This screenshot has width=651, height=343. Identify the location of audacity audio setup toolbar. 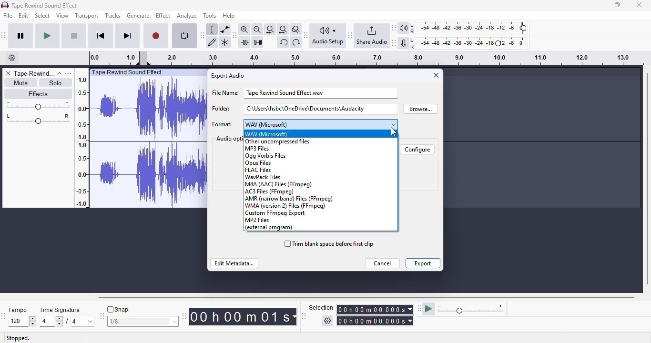
(325, 36).